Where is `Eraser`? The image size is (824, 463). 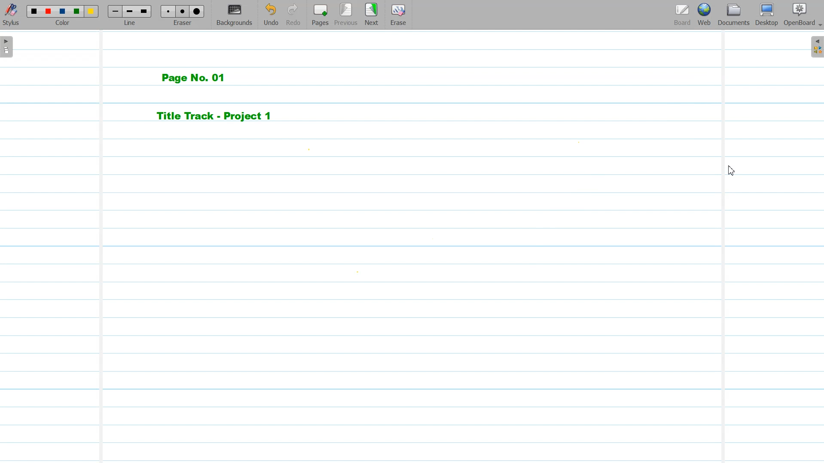
Eraser is located at coordinates (183, 15).